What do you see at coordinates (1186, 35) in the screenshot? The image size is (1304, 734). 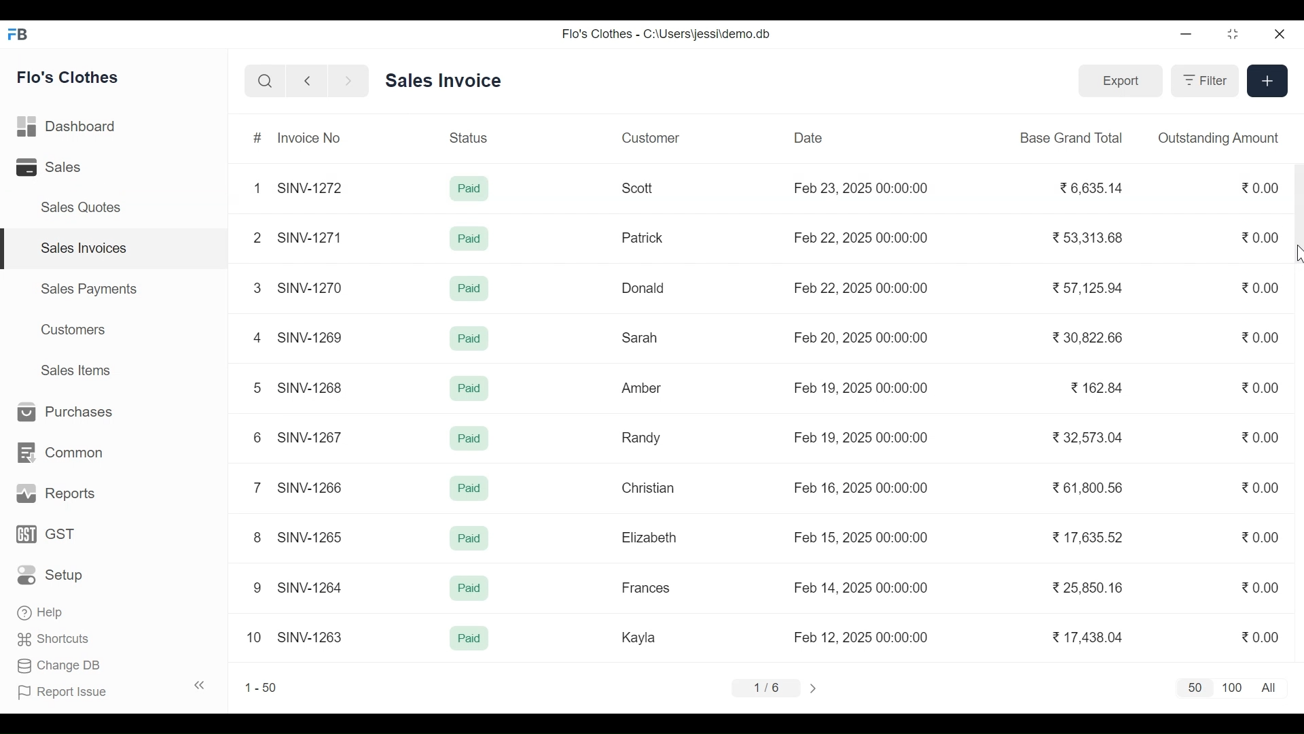 I see `Minimize` at bounding box center [1186, 35].